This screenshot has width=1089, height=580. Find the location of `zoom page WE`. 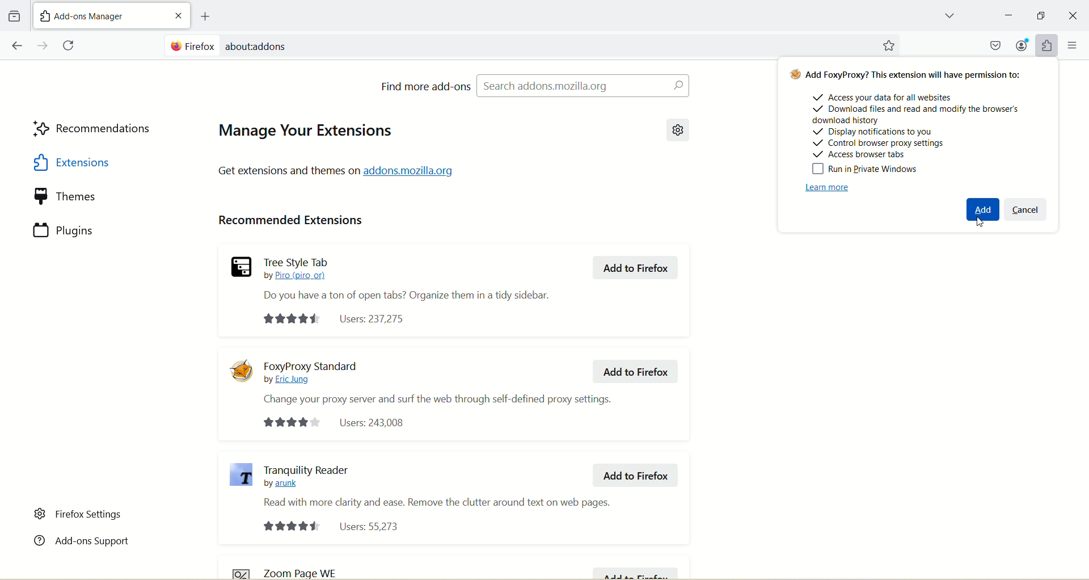

zoom page WE is located at coordinates (294, 571).